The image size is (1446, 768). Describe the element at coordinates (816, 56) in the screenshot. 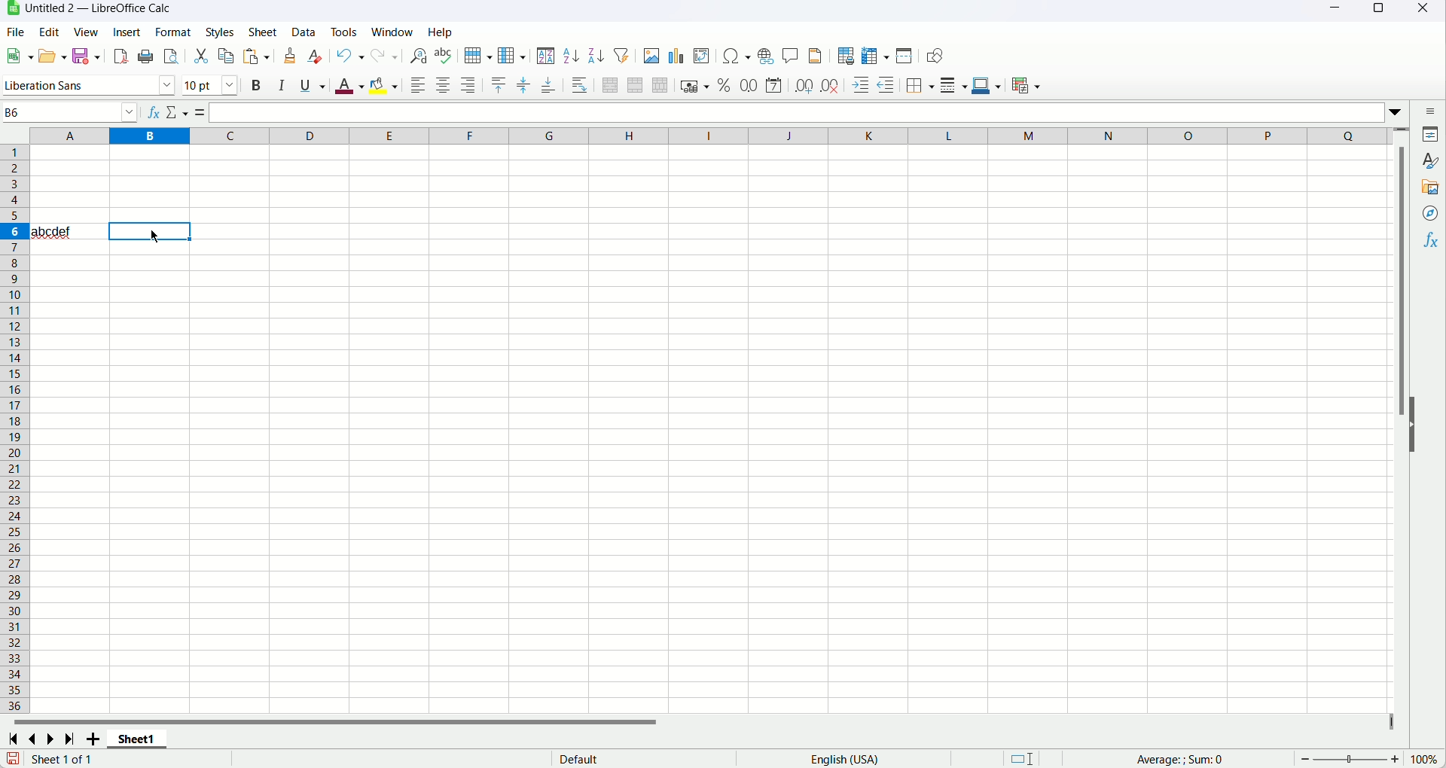

I see `header and footer` at that location.